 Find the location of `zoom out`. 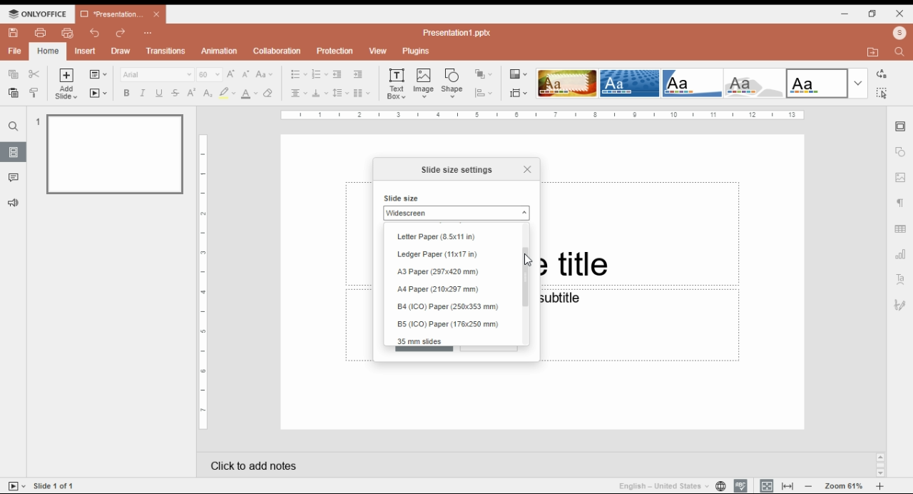

zoom out is located at coordinates (809, 485).